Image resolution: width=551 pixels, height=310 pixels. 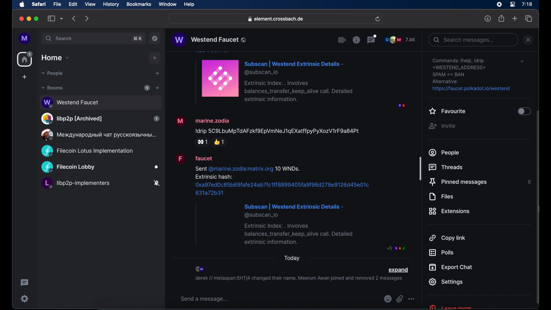 What do you see at coordinates (100, 119) in the screenshot?
I see `public room` at bounding box center [100, 119].